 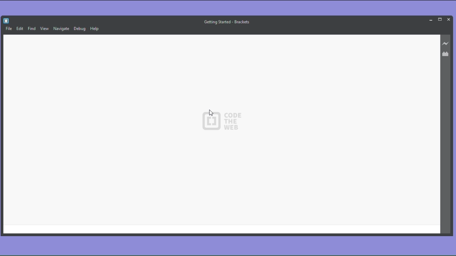 What do you see at coordinates (222, 122) in the screenshot?
I see `CODE THE WEB - logo` at bounding box center [222, 122].